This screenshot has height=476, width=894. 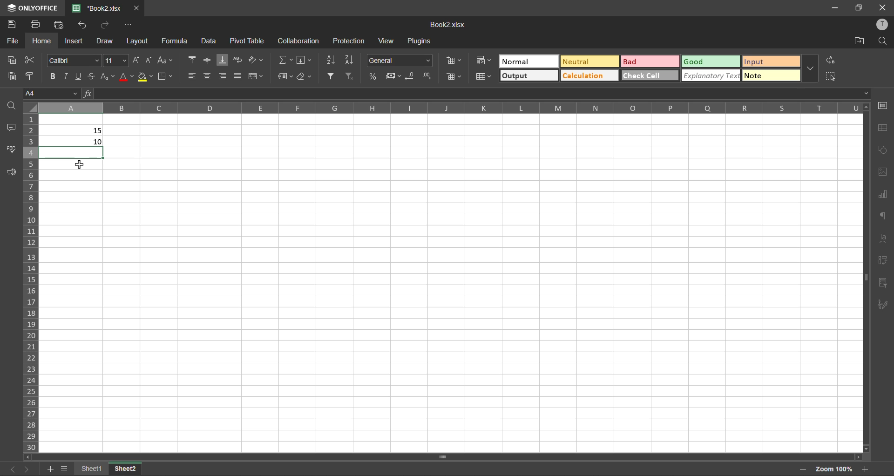 I want to click on note, so click(x=770, y=75).